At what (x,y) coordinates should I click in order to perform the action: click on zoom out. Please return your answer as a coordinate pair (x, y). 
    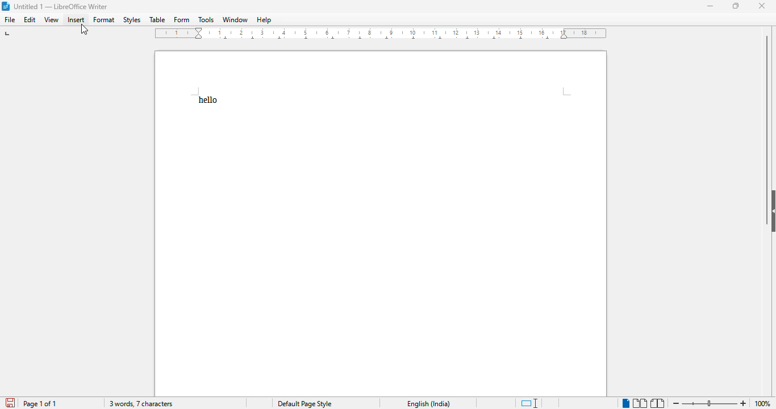
    Looking at the image, I should click on (676, 403).